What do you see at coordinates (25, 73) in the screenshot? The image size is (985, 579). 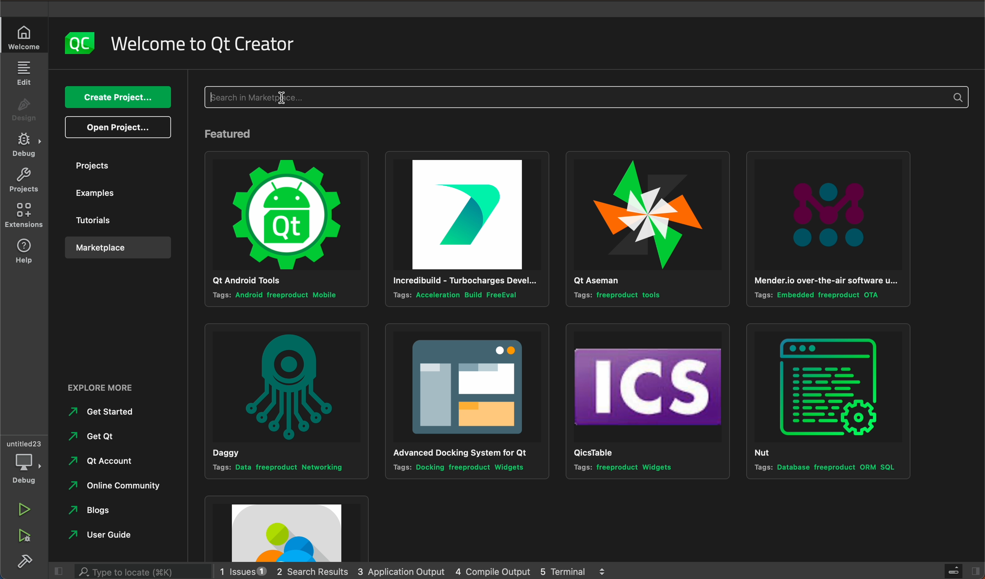 I see `edit` at bounding box center [25, 73].